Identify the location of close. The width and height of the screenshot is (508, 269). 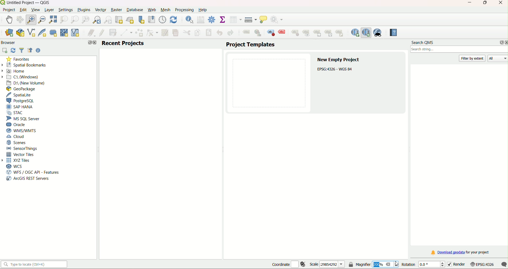
(95, 43).